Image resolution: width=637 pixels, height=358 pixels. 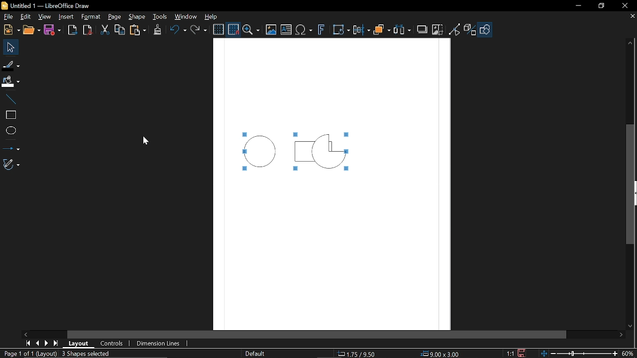 I want to click on Slide master name, so click(x=254, y=354).